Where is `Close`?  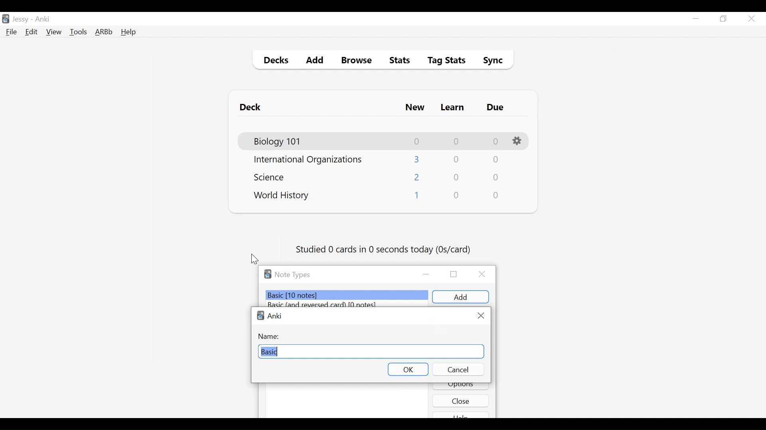 Close is located at coordinates (751, 19).